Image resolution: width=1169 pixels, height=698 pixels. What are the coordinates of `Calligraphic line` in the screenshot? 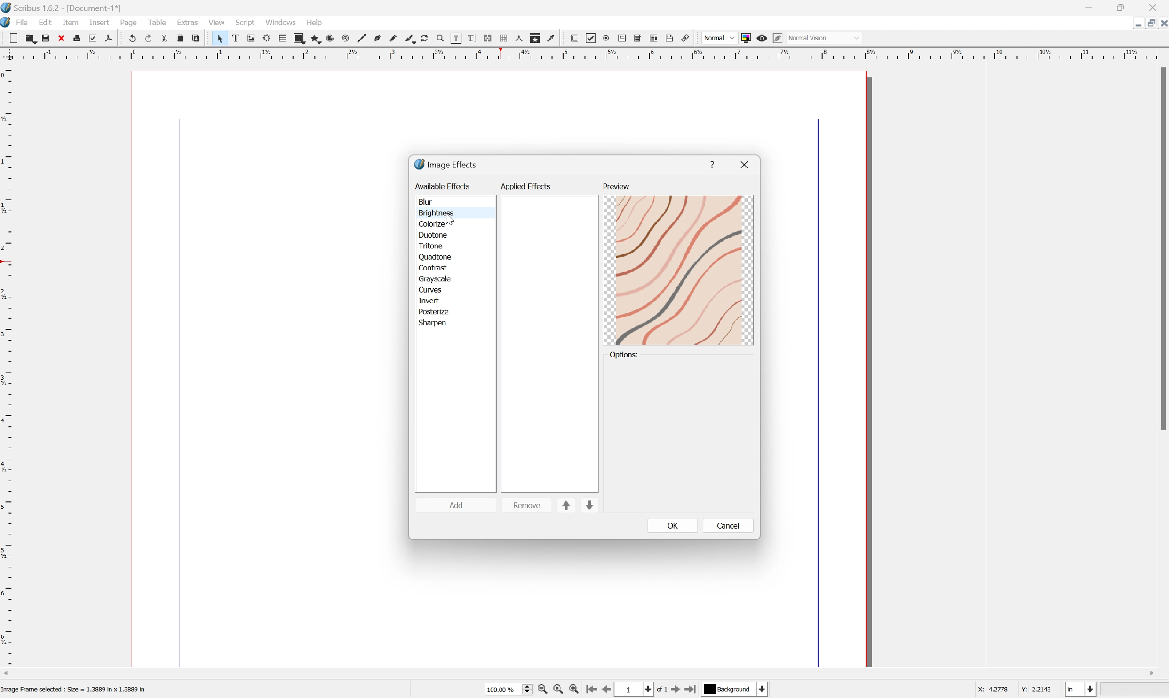 It's located at (412, 40).